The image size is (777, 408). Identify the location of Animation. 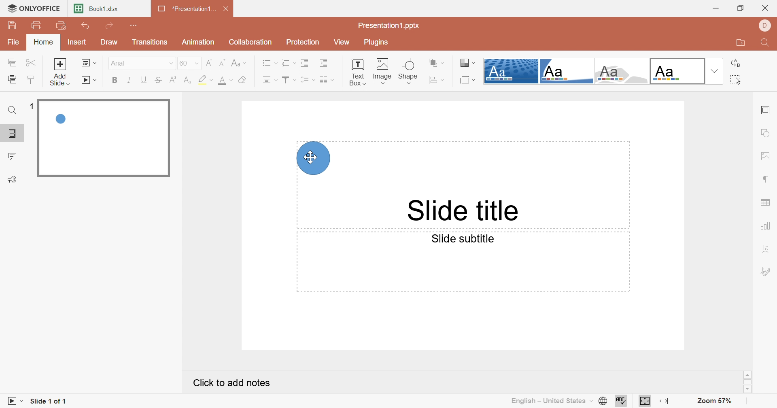
(199, 41).